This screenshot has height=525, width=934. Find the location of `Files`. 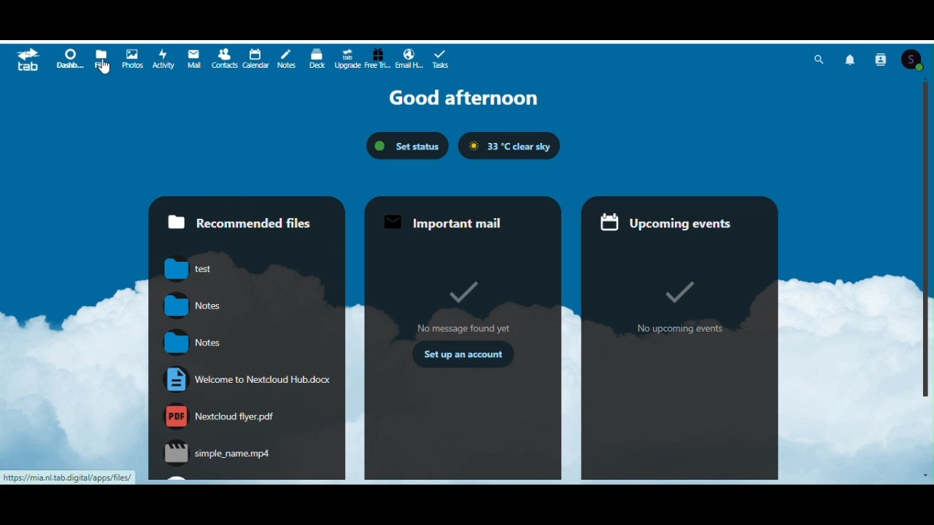

Files is located at coordinates (103, 58).